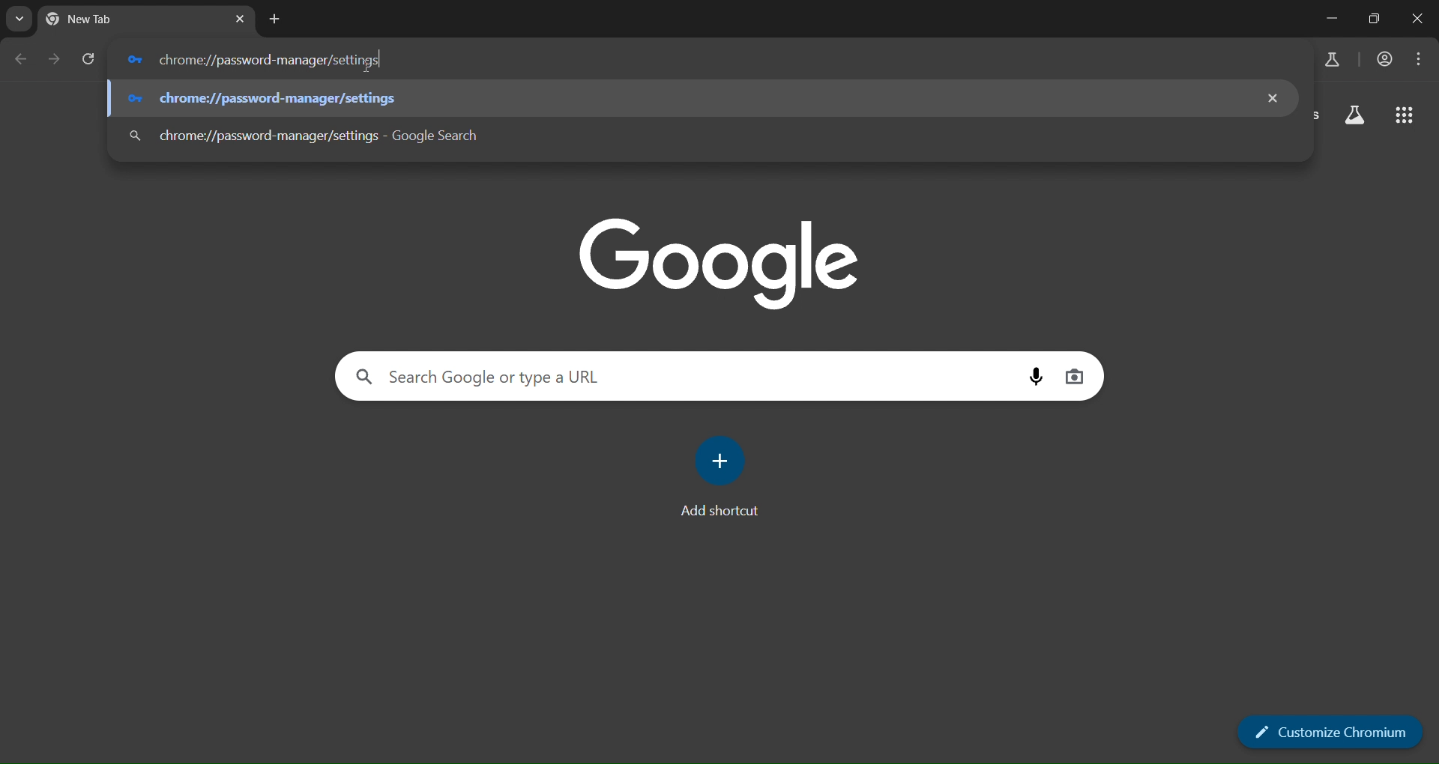 The image size is (1439, 764). What do you see at coordinates (239, 18) in the screenshot?
I see `close tab` at bounding box center [239, 18].